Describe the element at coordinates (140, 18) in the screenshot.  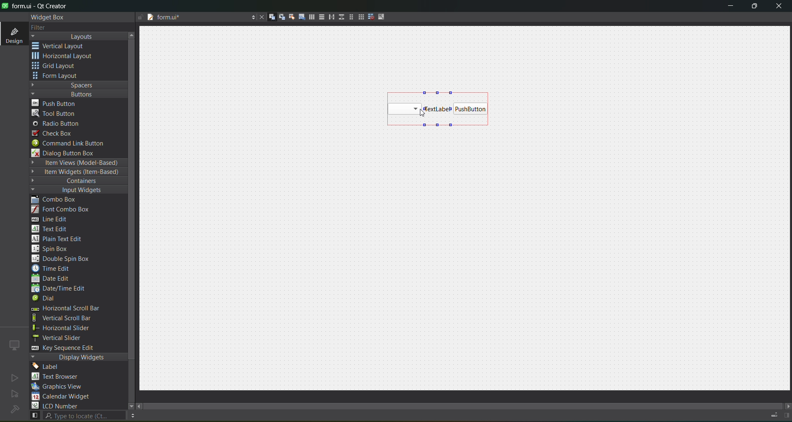
I see `file is writable` at that location.